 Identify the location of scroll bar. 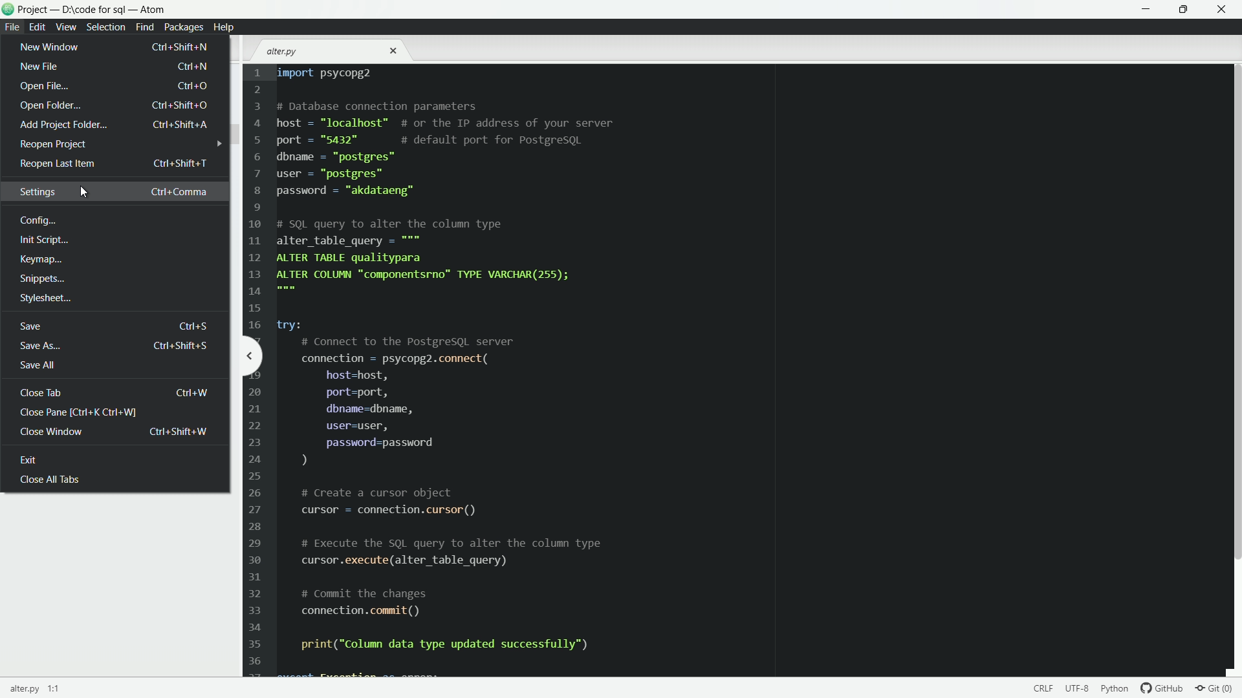
(1234, 313).